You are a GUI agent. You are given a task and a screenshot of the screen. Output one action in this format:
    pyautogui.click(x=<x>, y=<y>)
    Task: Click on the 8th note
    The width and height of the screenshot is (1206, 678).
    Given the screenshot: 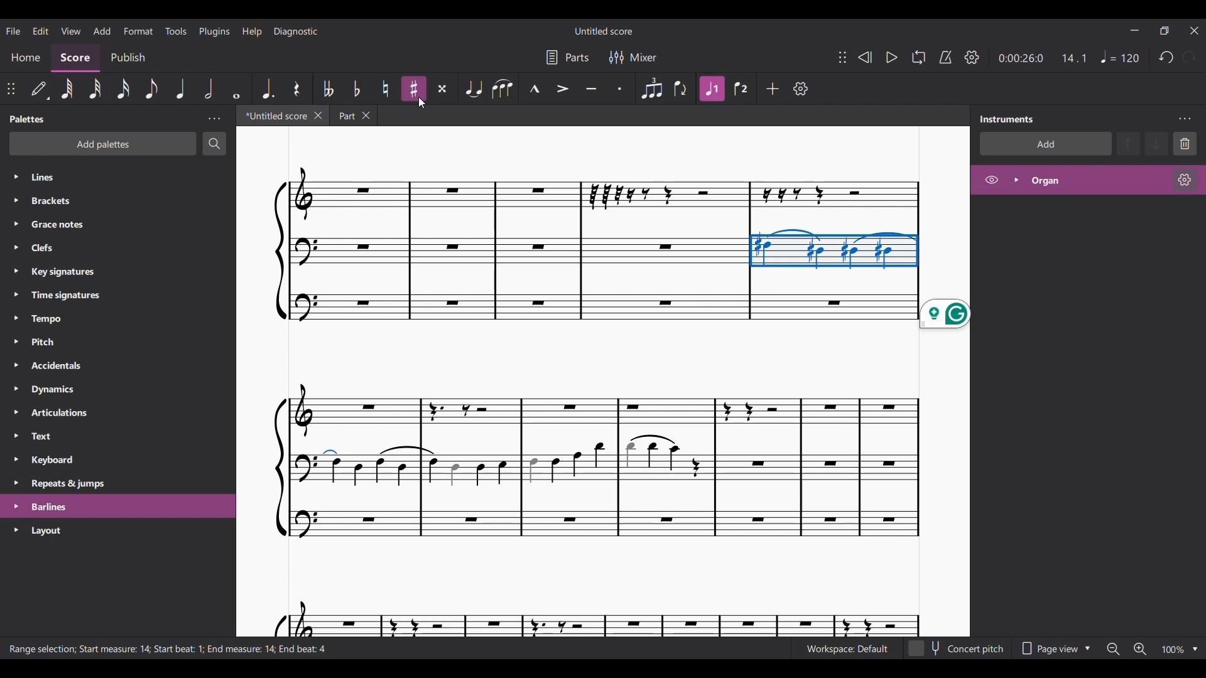 What is the action you would take?
    pyautogui.click(x=151, y=89)
    